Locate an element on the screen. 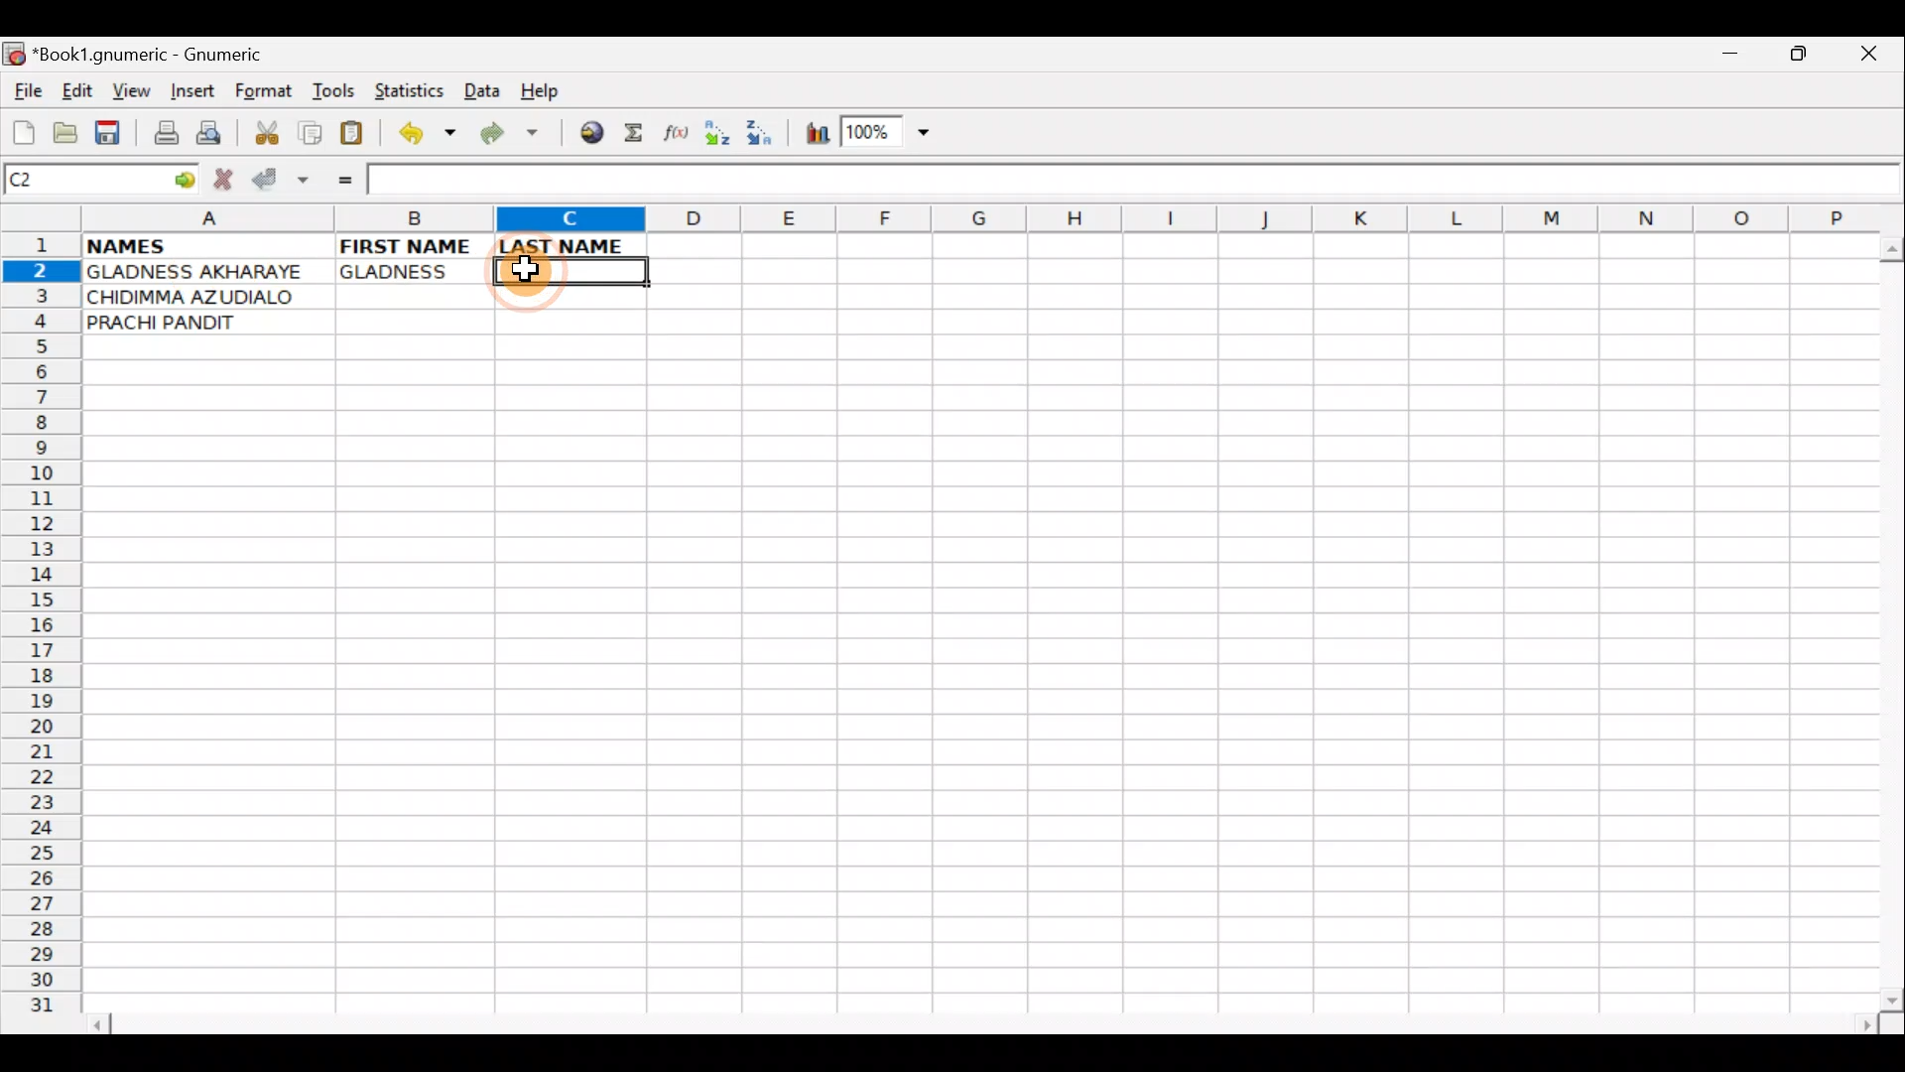 Image resolution: width=1905 pixels, height=1072 pixels. Open a file is located at coordinates (69, 130).